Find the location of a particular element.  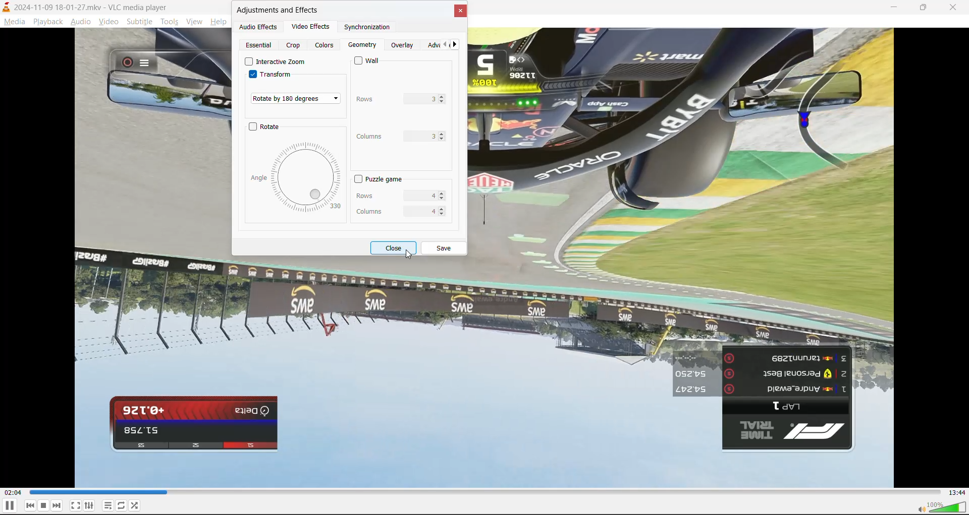

rows is located at coordinates (392, 99).